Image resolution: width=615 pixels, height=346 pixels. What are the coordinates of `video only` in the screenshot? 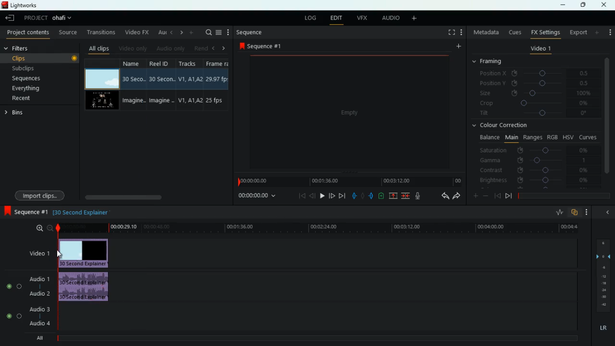 It's located at (132, 48).